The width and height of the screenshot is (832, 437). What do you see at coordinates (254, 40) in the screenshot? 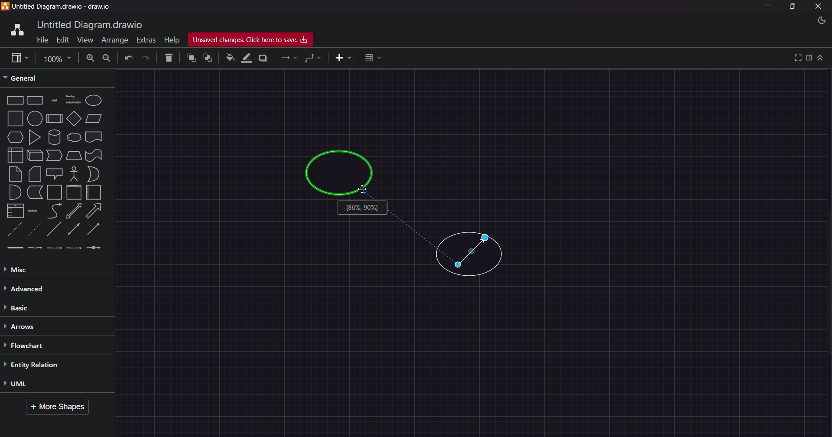
I see `Unsaved Changes, Click here to Save` at bounding box center [254, 40].